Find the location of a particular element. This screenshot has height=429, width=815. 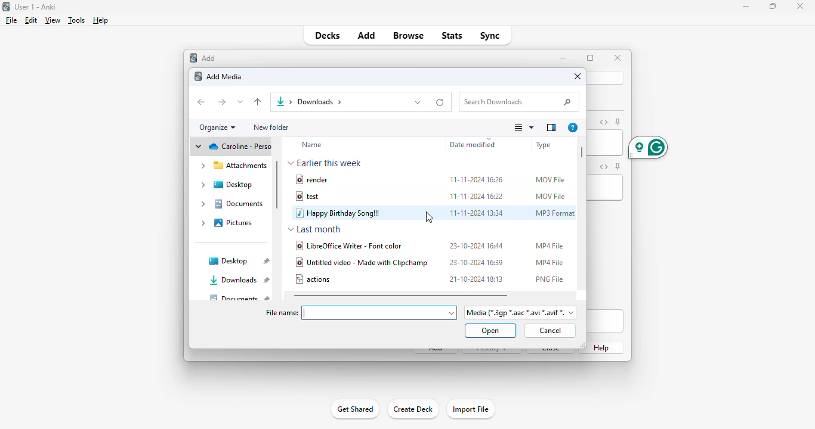

MP3 format is located at coordinates (555, 213).